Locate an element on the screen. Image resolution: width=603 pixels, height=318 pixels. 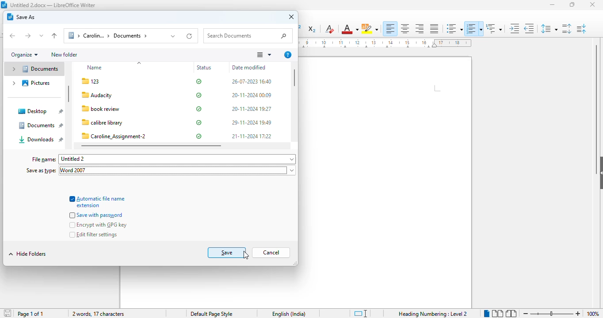
back is located at coordinates (13, 36).